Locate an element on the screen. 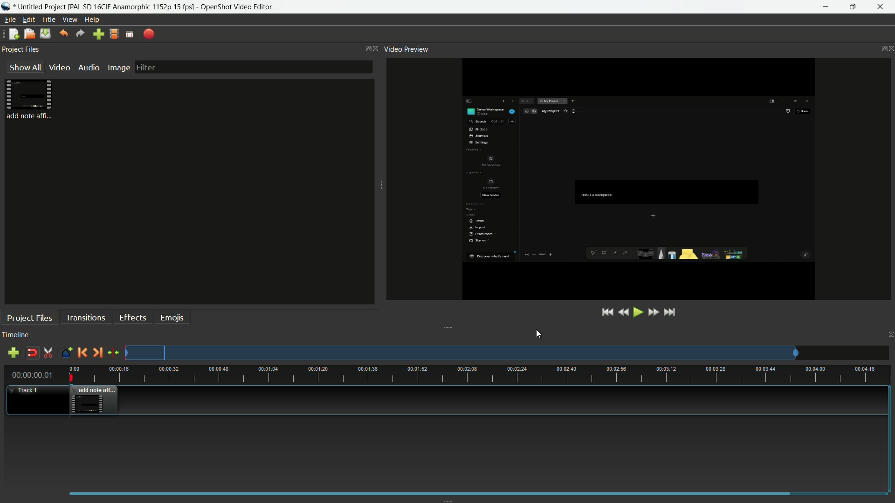  show all is located at coordinates (23, 67).